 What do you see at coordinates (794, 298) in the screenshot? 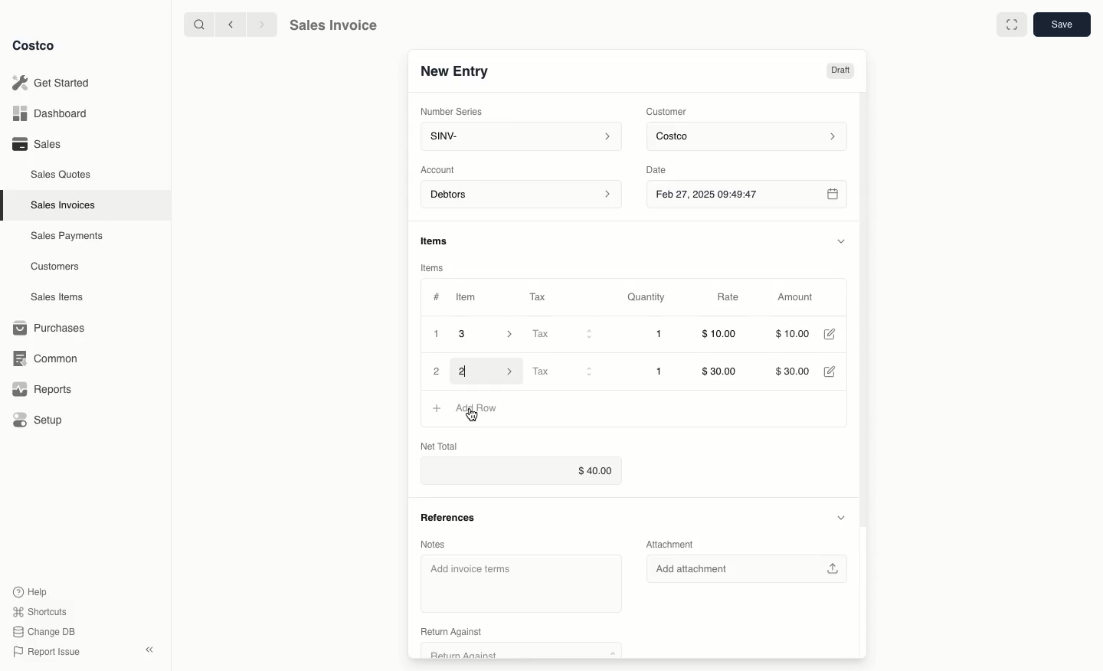
I see `Amount` at bounding box center [794, 298].